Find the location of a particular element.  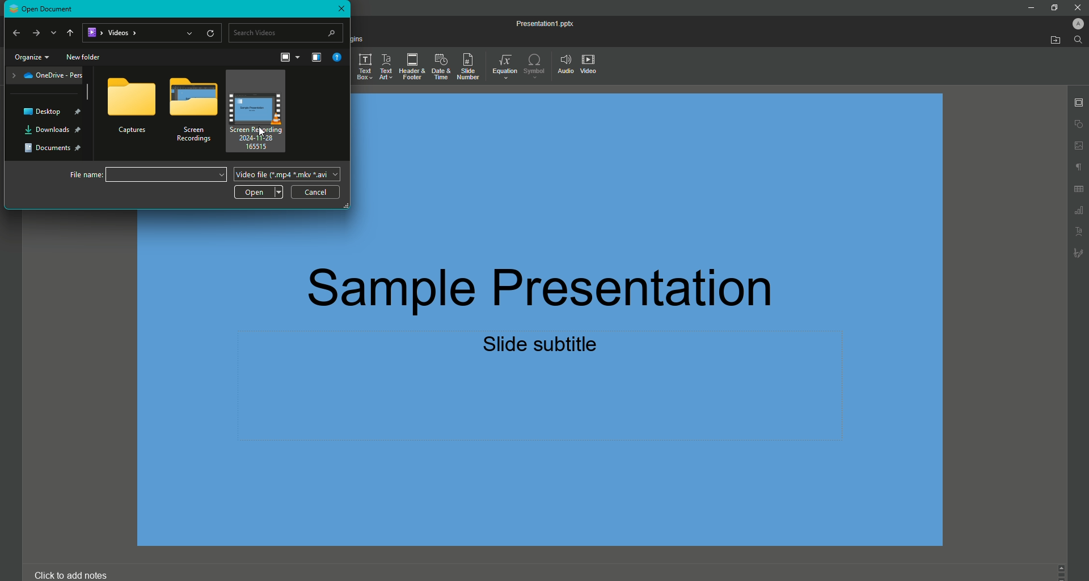

Help is located at coordinates (337, 58).